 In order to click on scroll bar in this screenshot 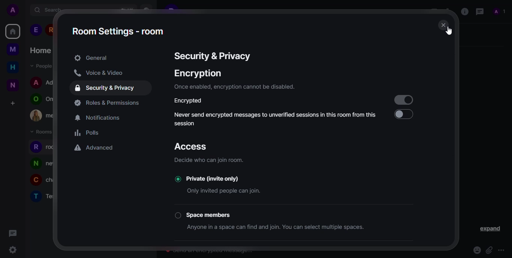, I will do `click(454, 108)`.